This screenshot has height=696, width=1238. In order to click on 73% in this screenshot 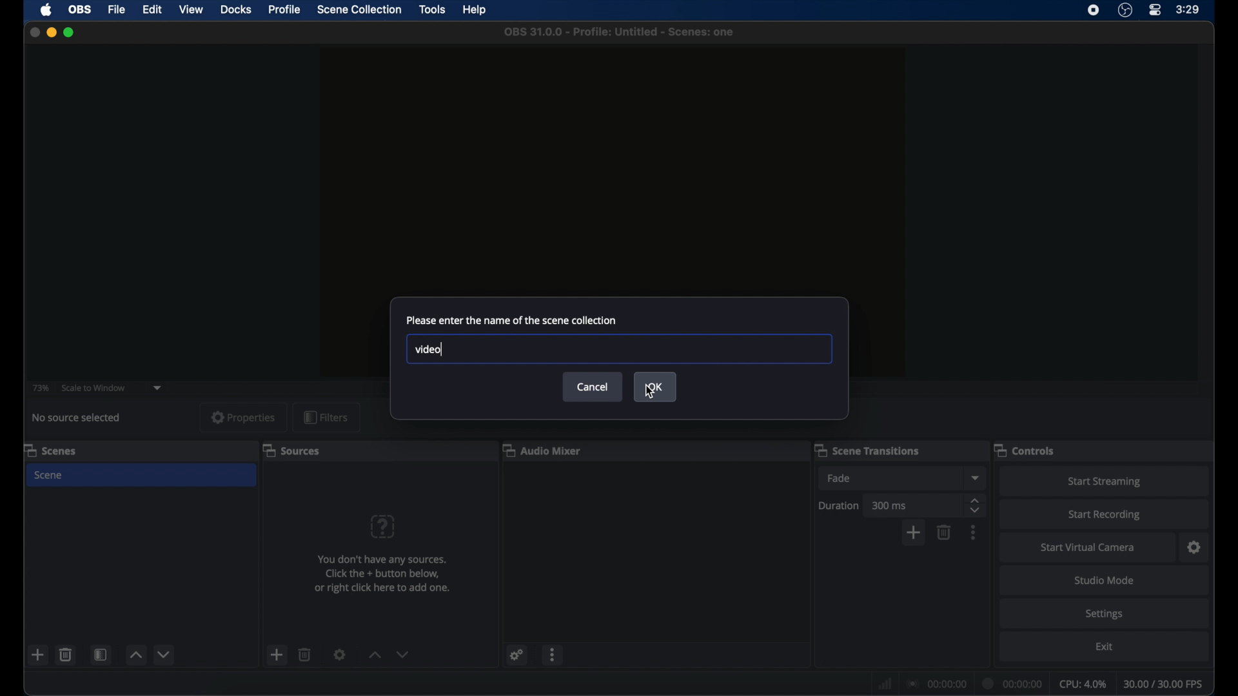, I will do `click(40, 387)`.